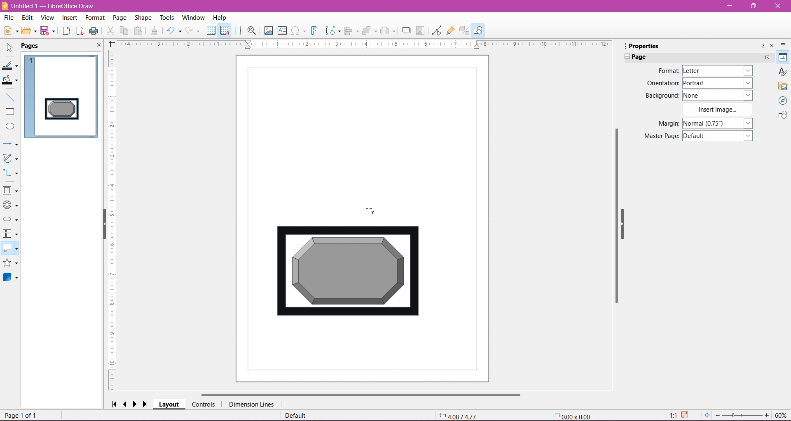 This screenshot has height=421, width=791. Describe the element at coordinates (10, 48) in the screenshot. I see `Select` at that location.